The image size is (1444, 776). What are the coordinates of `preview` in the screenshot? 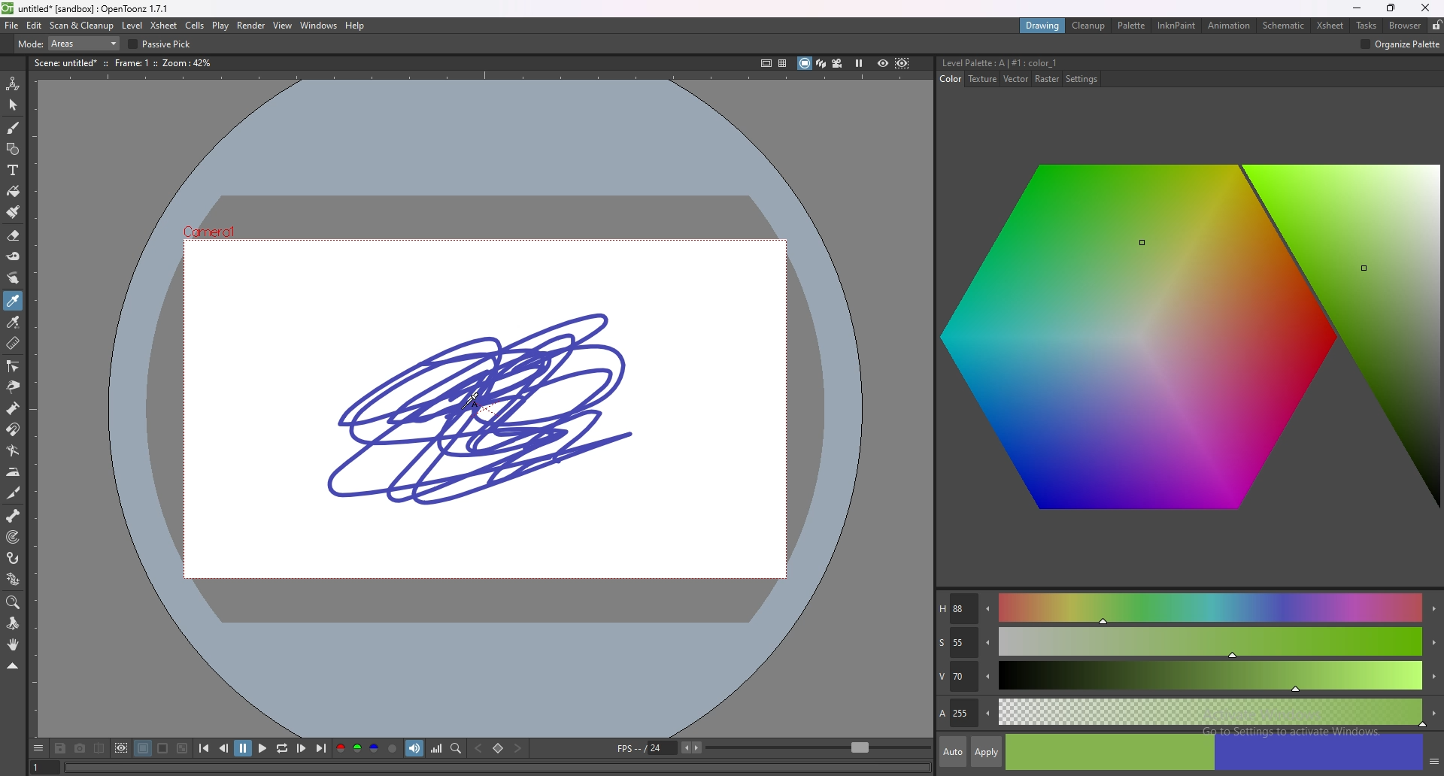 It's located at (883, 62).